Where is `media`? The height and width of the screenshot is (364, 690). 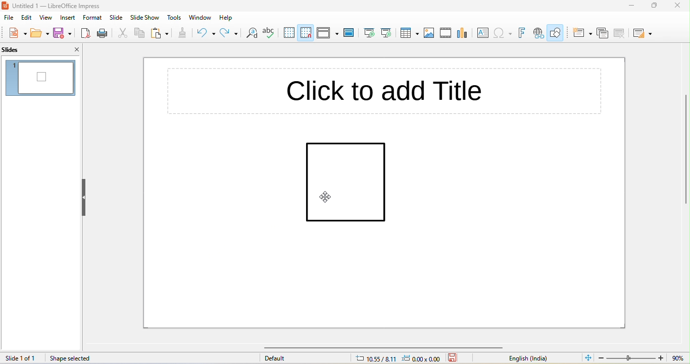
media is located at coordinates (446, 33).